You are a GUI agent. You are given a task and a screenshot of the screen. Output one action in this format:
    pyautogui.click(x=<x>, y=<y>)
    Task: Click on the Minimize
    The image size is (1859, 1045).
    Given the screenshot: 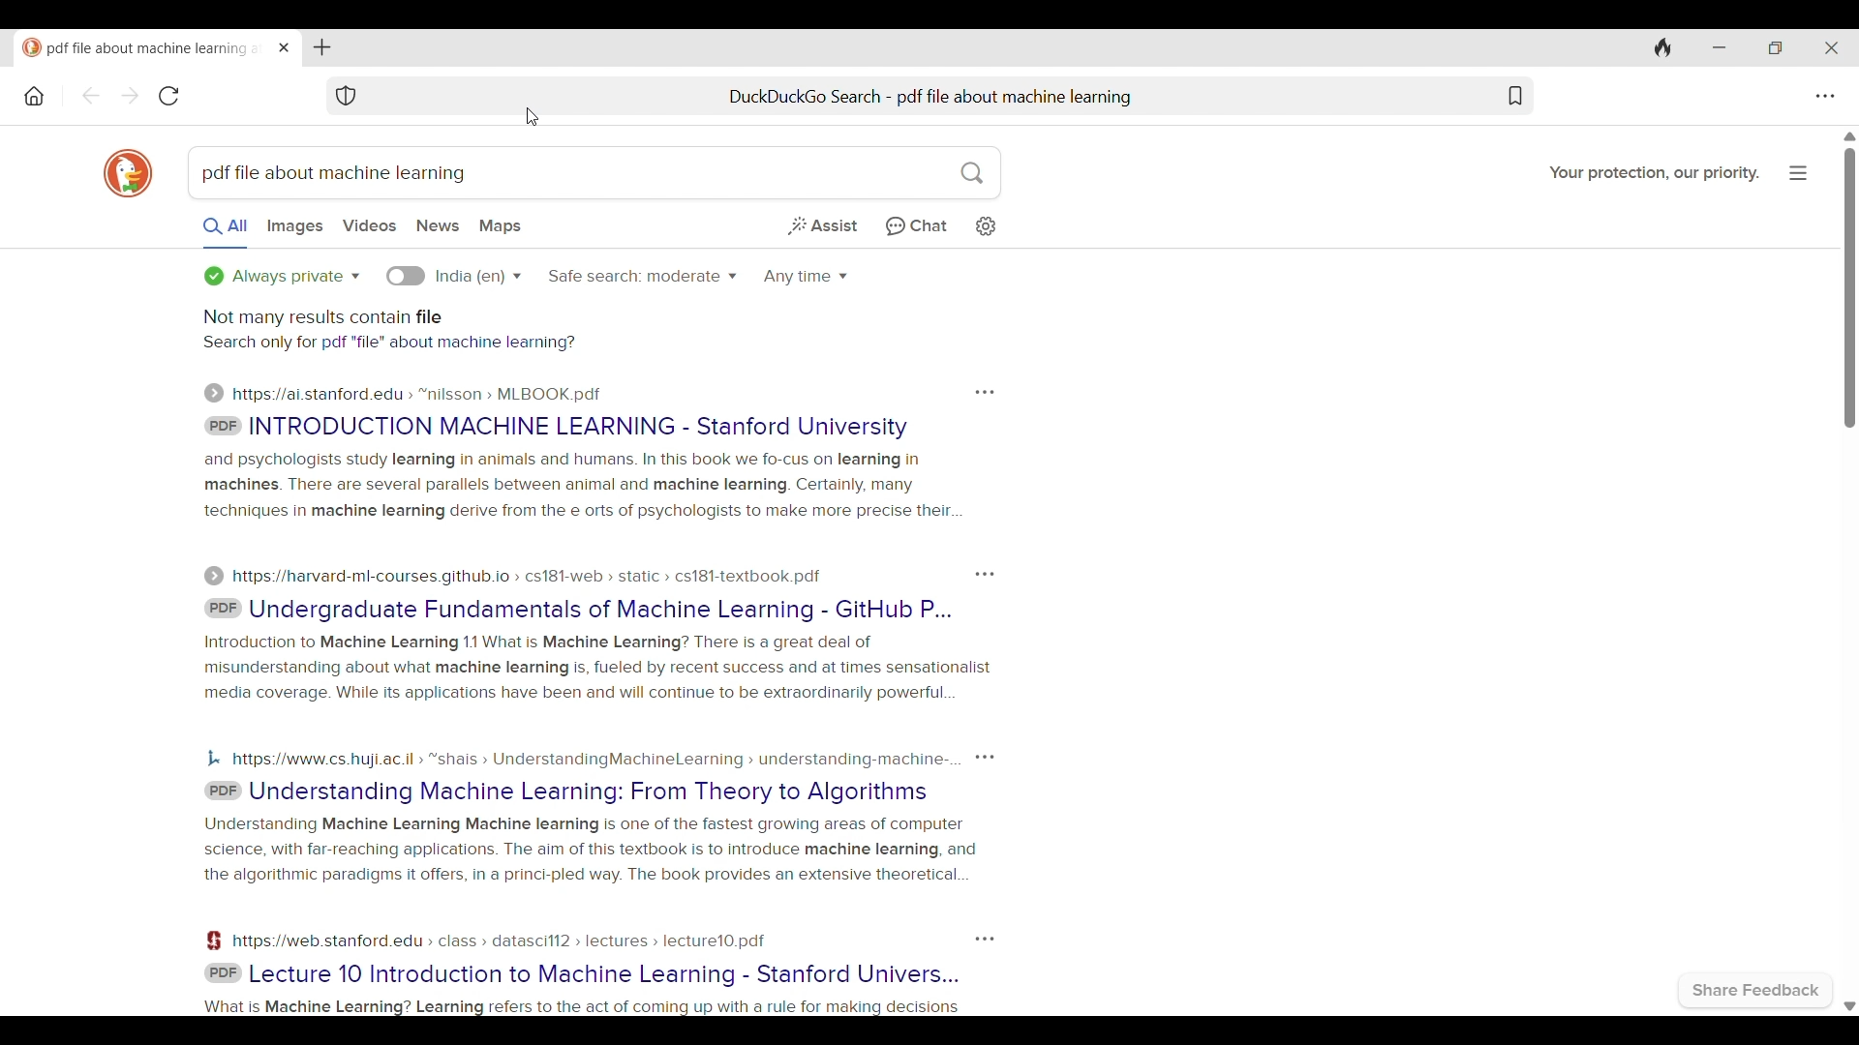 What is the action you would take?
    pyautogui.click(x=1718, y=47)
    